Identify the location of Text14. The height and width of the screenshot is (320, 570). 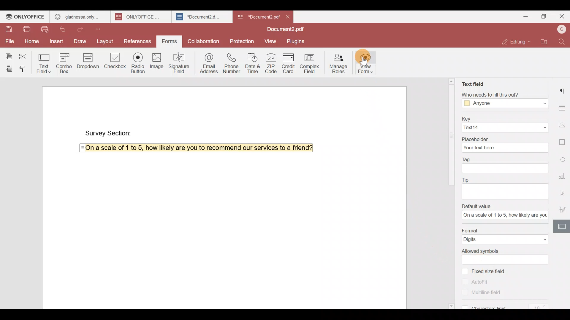
(504, 127).